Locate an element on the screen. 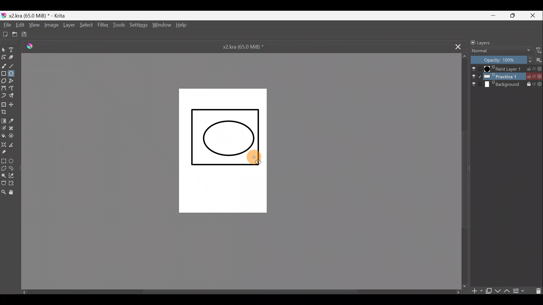 Image resolution: width=543 pixels, height=305 pixels. Crop image to an area is located at coordinates (7, 113).